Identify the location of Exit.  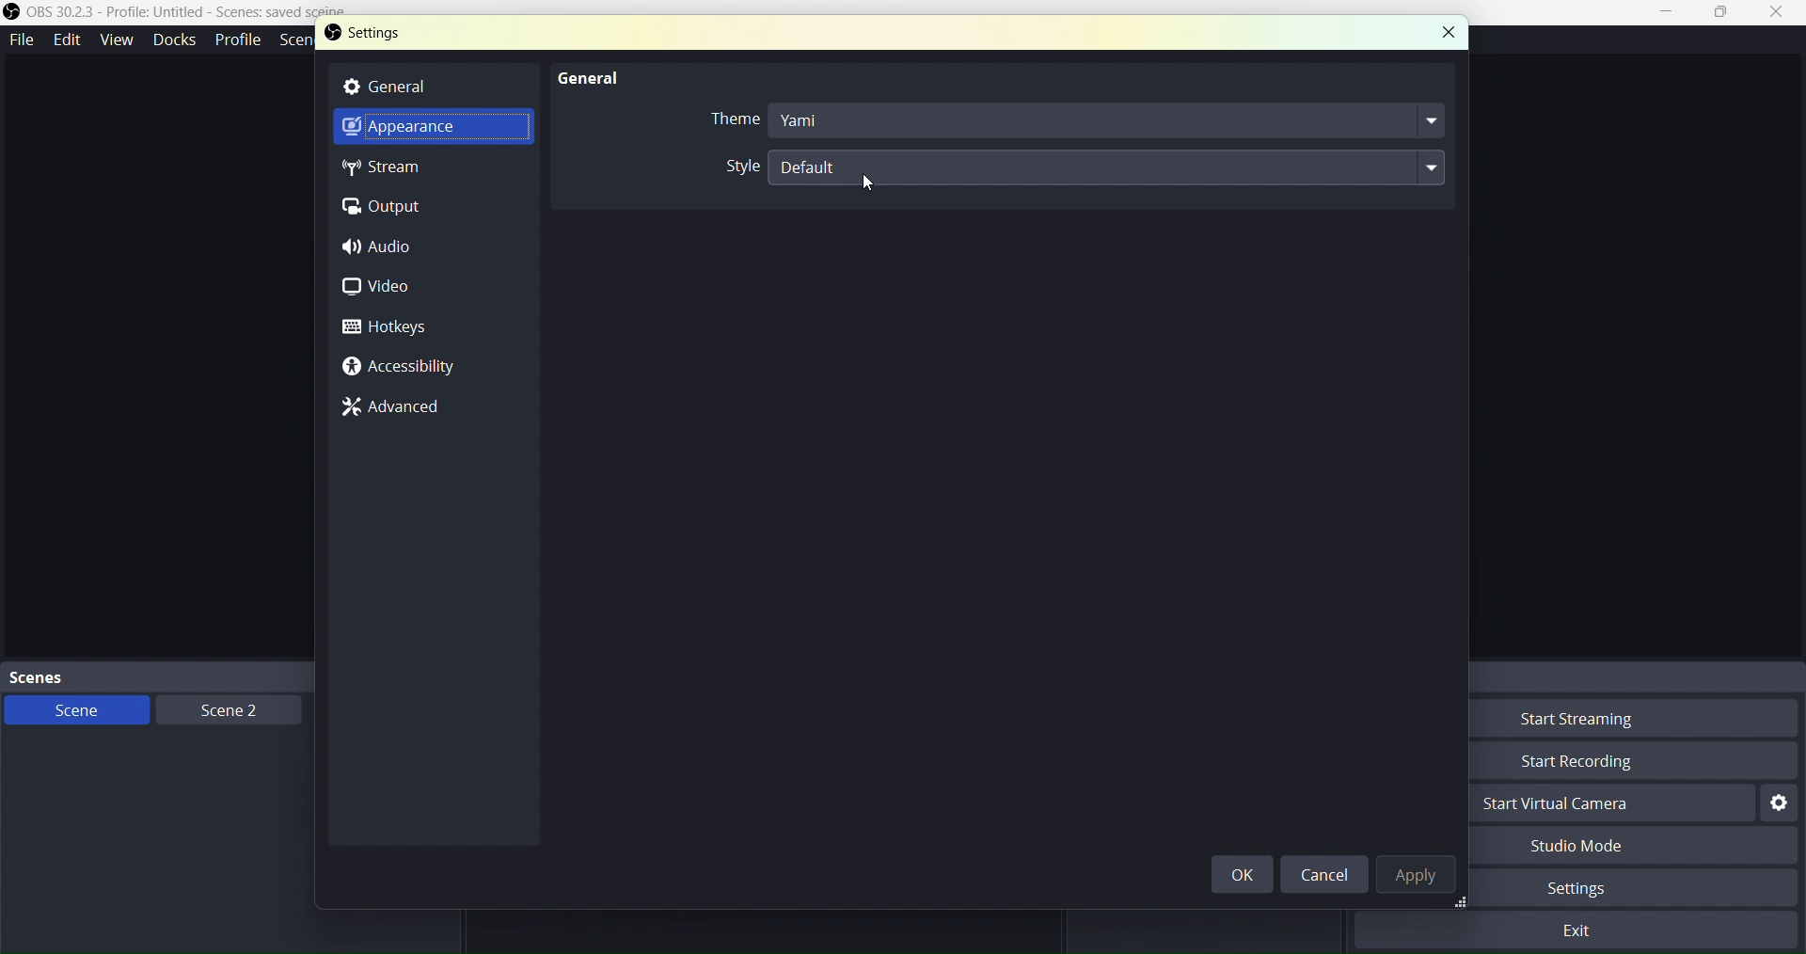
(1583, 930).